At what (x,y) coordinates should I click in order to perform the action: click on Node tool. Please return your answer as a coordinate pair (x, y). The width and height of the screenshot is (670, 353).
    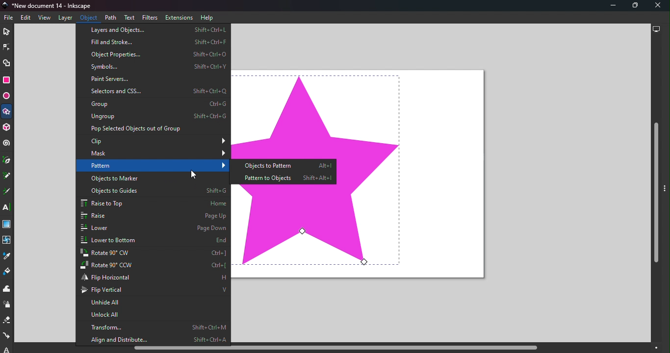
    Looking at the image, I should click on (6, 47).